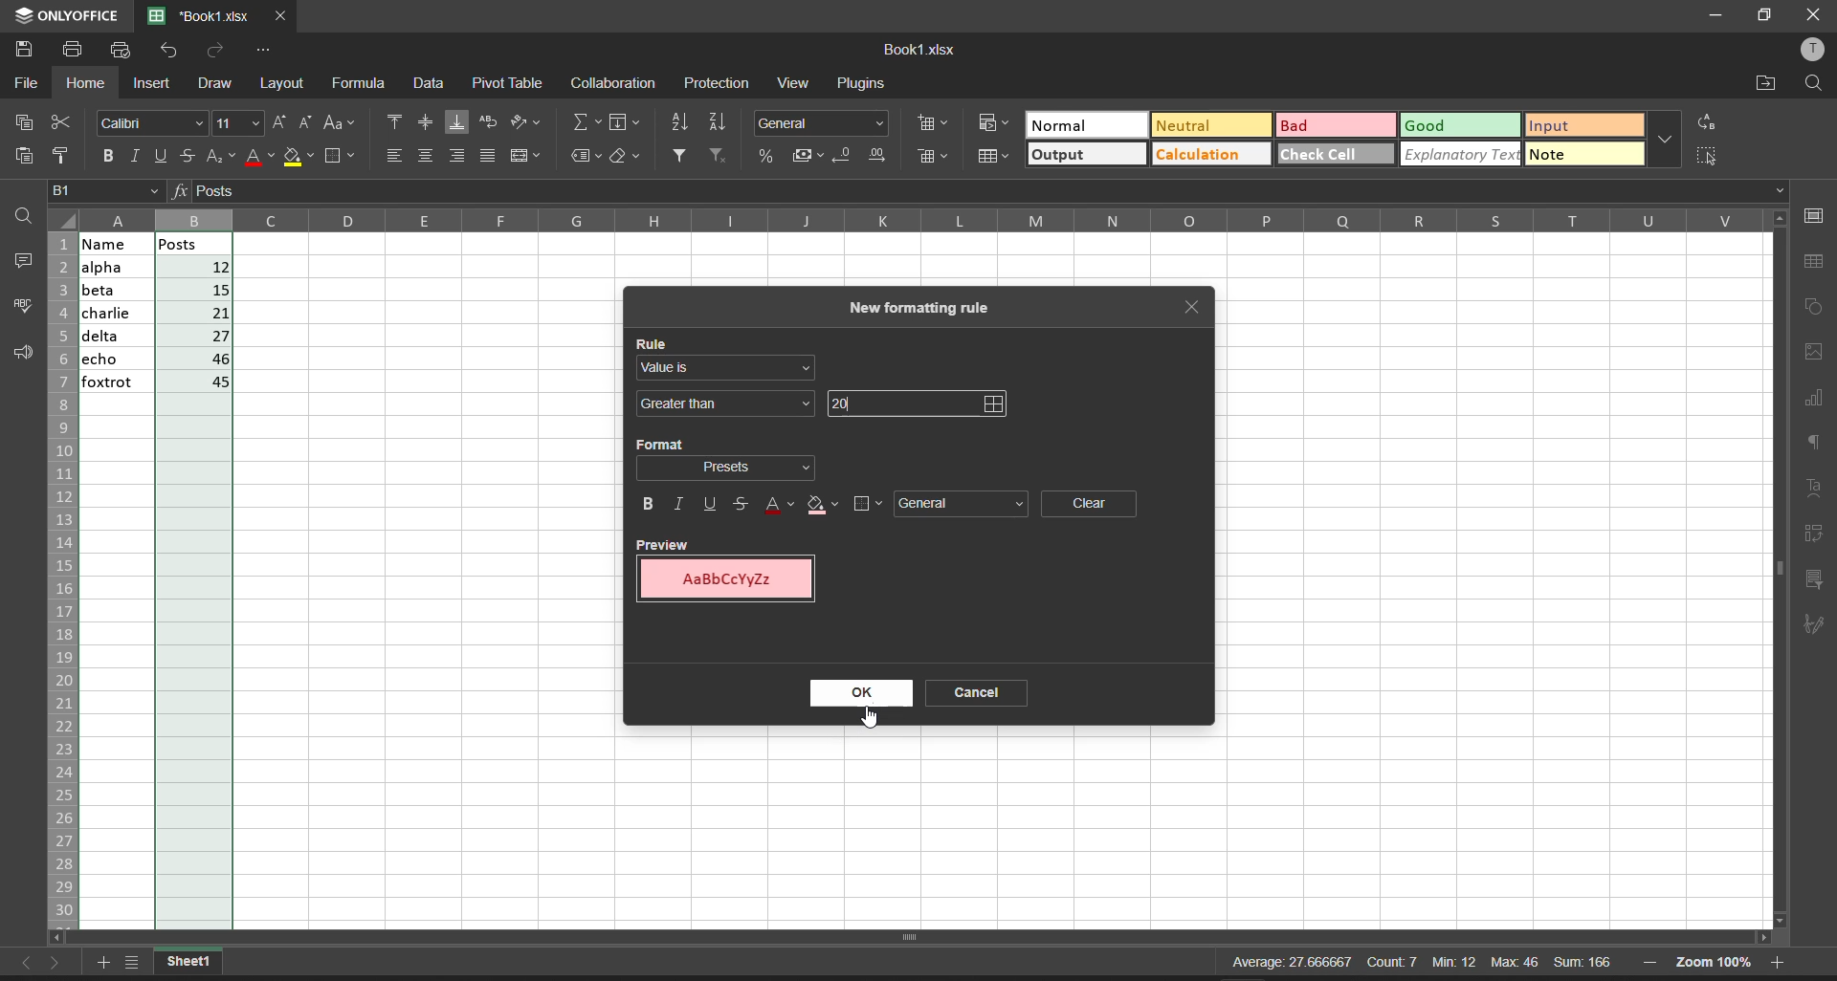 Image resolution: width=1837 pixels, height=981 pixels. What do you see at coordinates (1185, 124) in the screenshot?
I see `Neutral` at bounding box center [1185, 124].